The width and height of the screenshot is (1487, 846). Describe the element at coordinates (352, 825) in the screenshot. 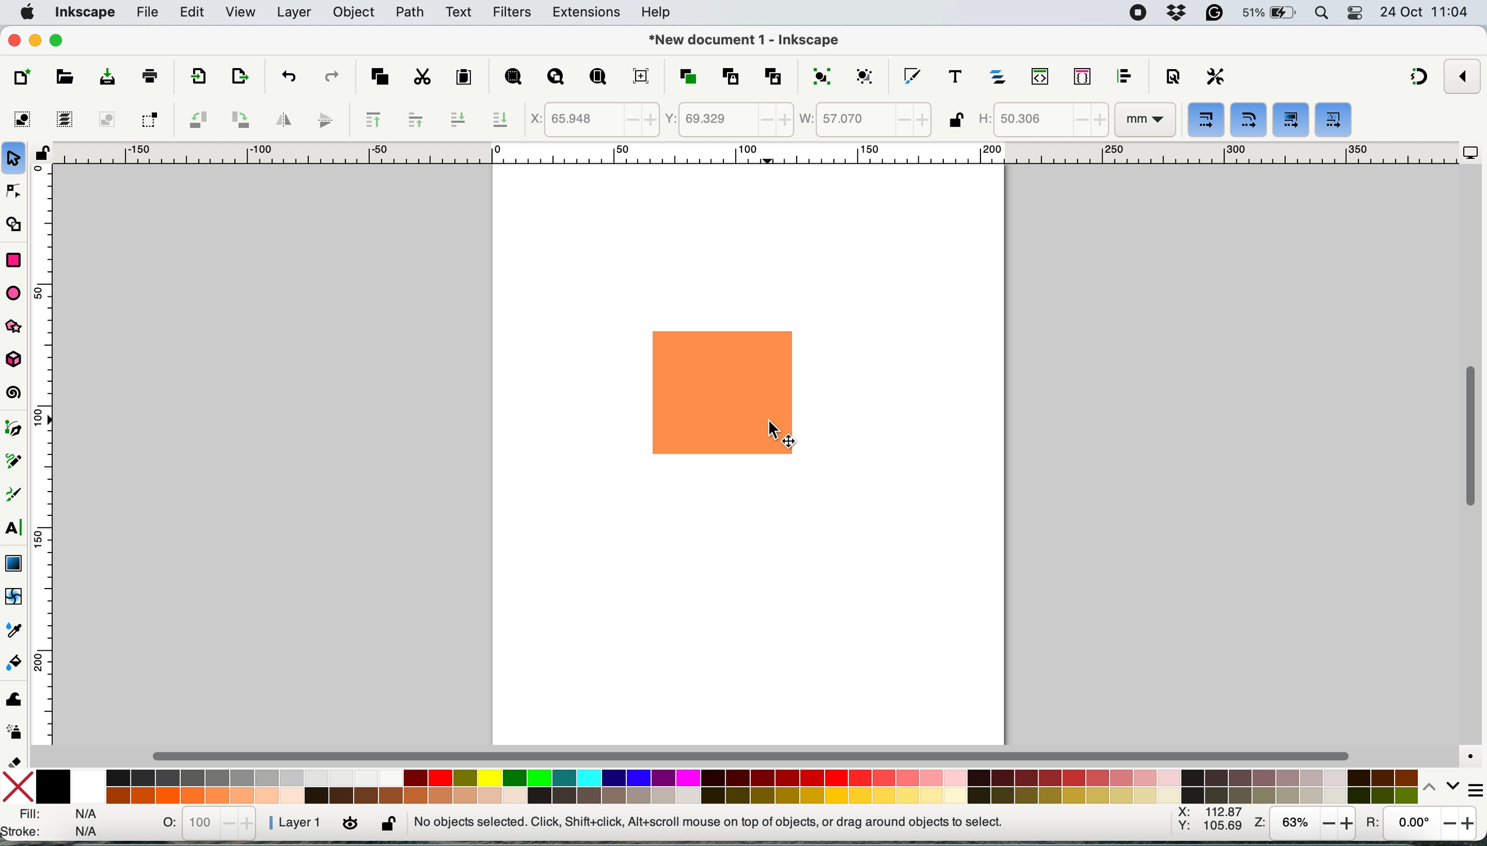

I see `toggle current layer visibility` at that location.